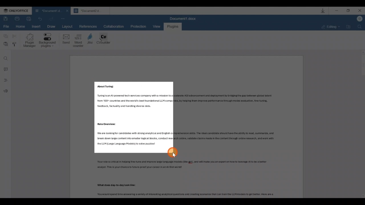 This screenshot has height=205, width=365. I want to click on Layout, so click(69, 26).